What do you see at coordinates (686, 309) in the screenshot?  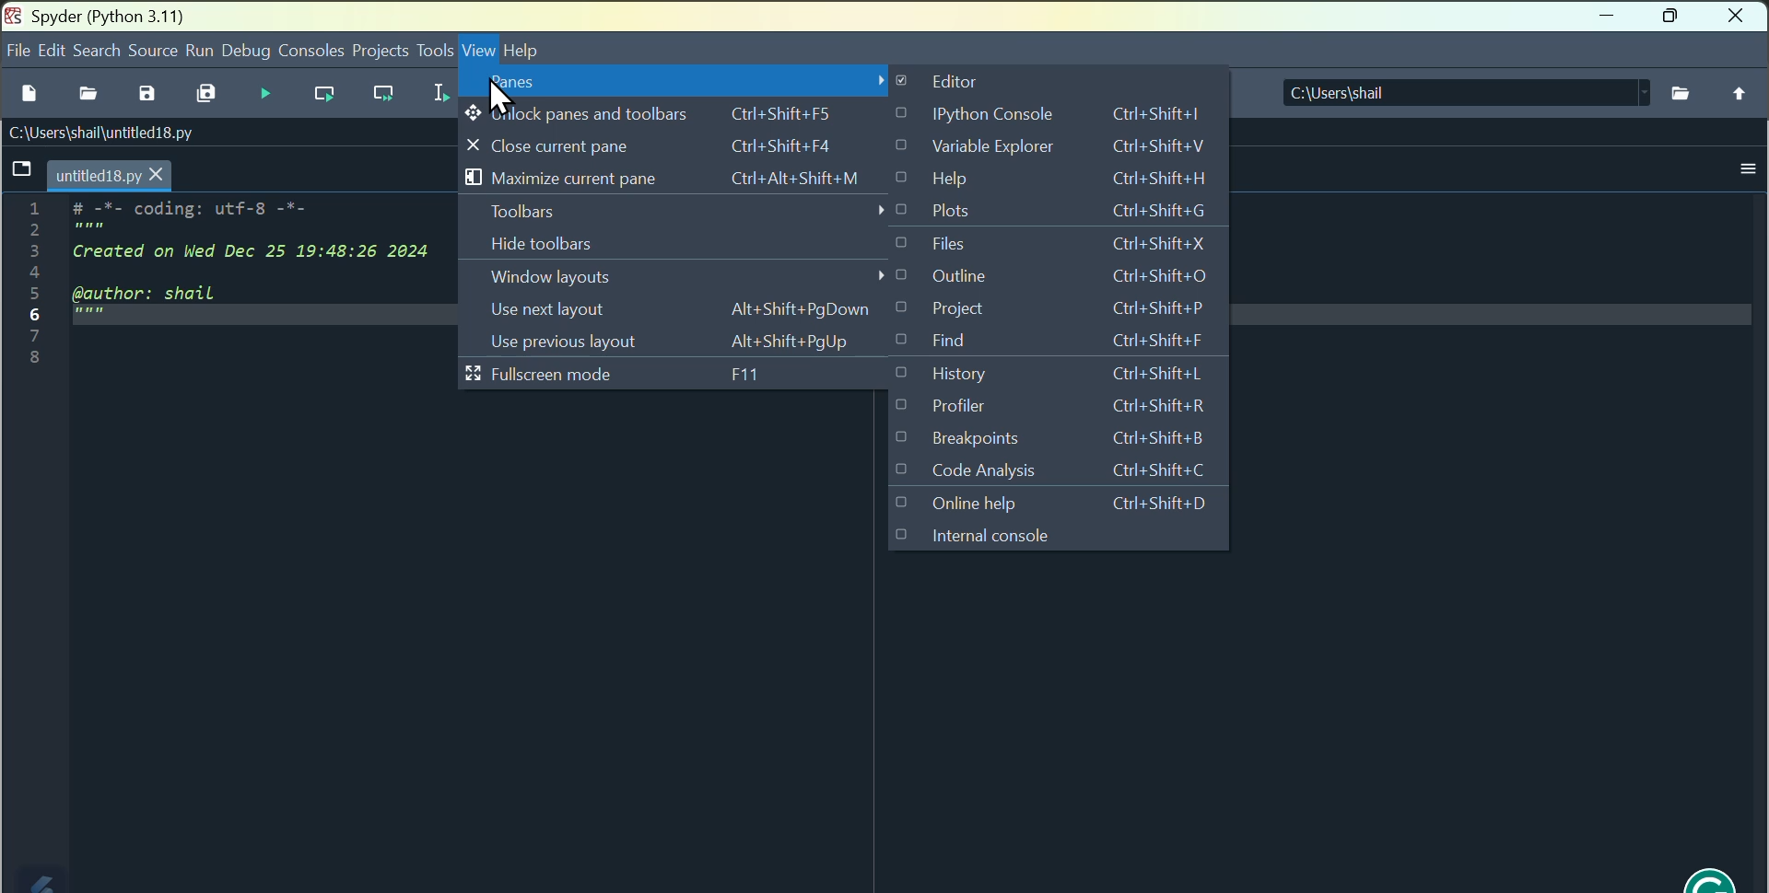 I see `Use next layout` at bounding box center [686, 309].